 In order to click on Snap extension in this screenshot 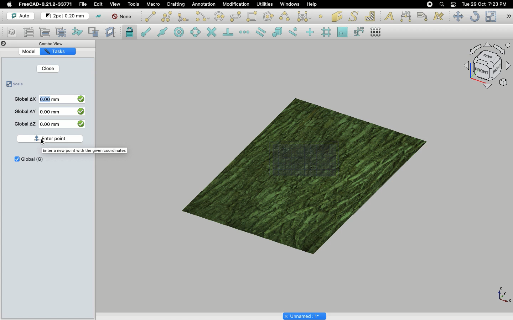, I will do `click(244, 32)`.